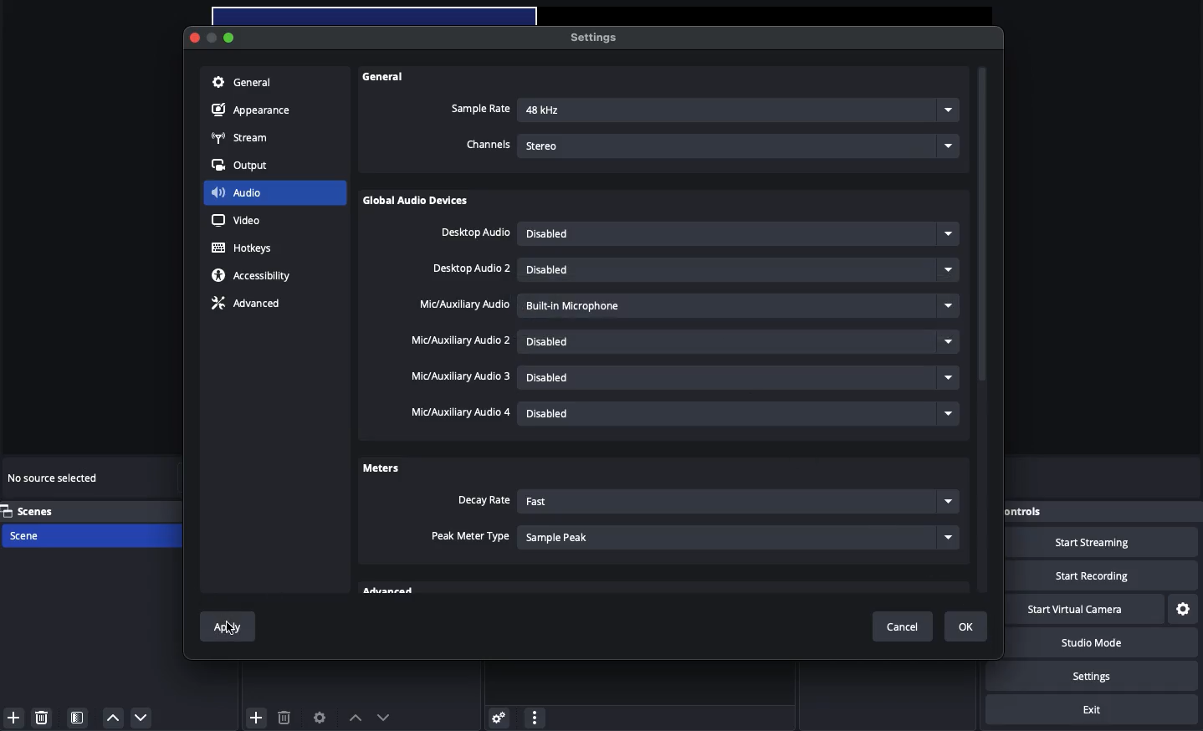  Describe the element at coordinates (318, 718) in the screenshot. I see `Source preferences` at that location.